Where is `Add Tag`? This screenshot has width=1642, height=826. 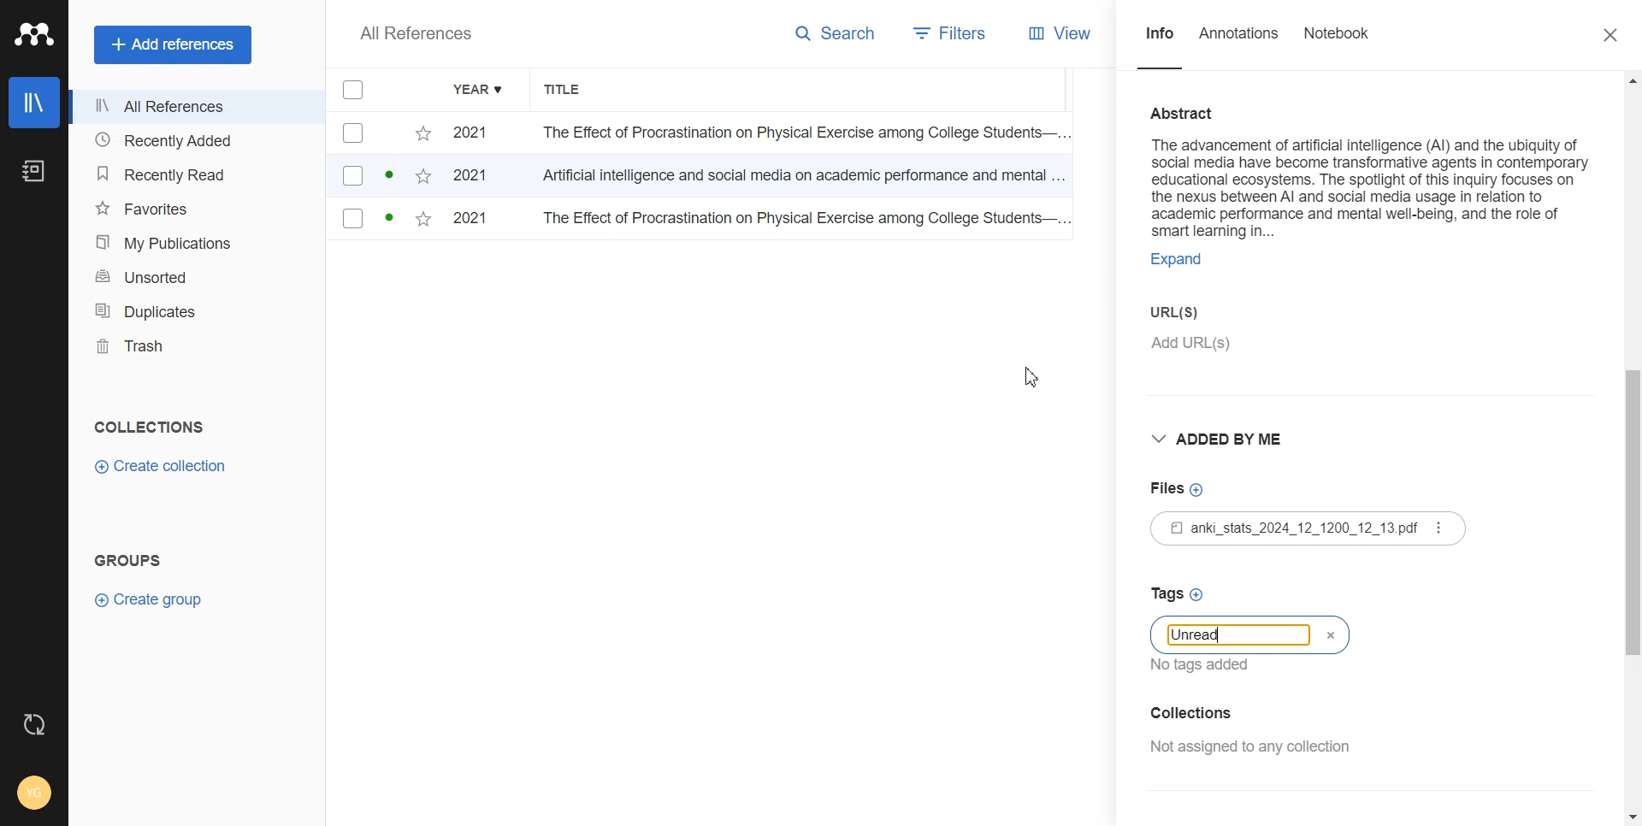 Add Tag is located at coordinates (1232, 594).